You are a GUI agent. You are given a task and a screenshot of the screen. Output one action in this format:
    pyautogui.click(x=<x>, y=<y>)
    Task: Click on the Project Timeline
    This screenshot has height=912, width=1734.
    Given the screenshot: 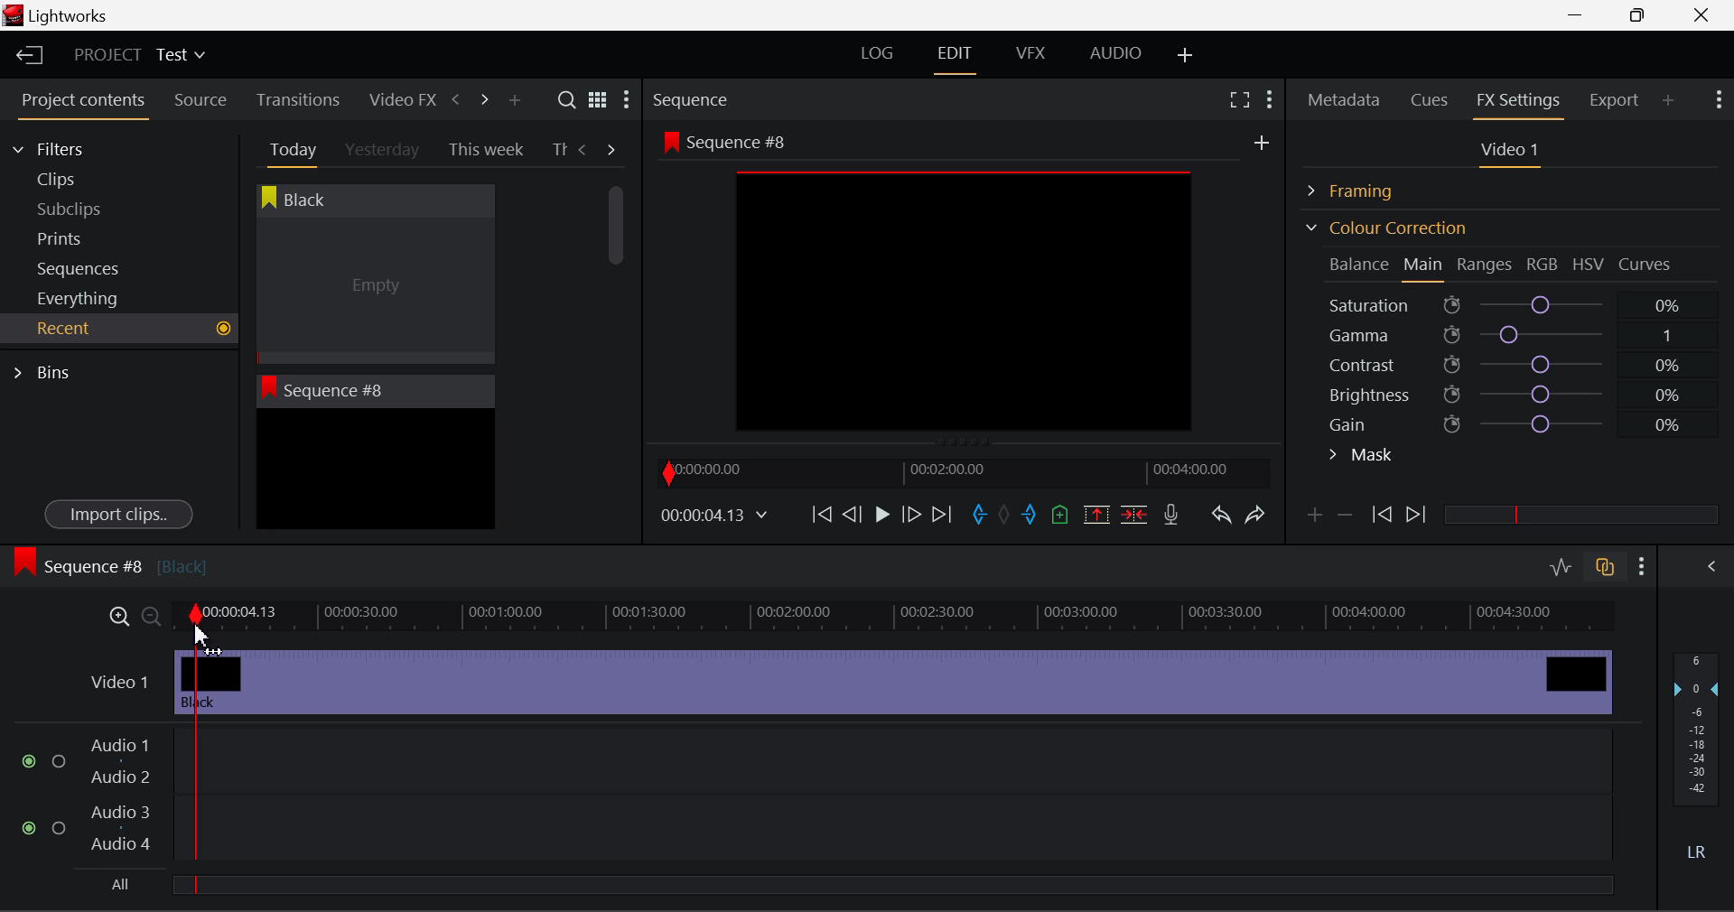 What is the action you would take?
    pyautogui.click(x=894, y=618)
    